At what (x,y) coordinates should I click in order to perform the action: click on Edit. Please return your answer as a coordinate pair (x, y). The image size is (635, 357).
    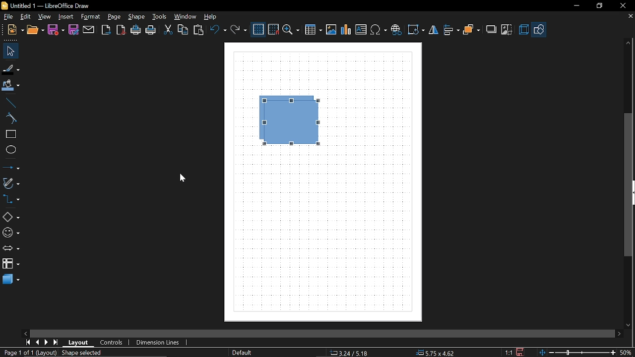
    Looking at the image, I should click on (25, 16).